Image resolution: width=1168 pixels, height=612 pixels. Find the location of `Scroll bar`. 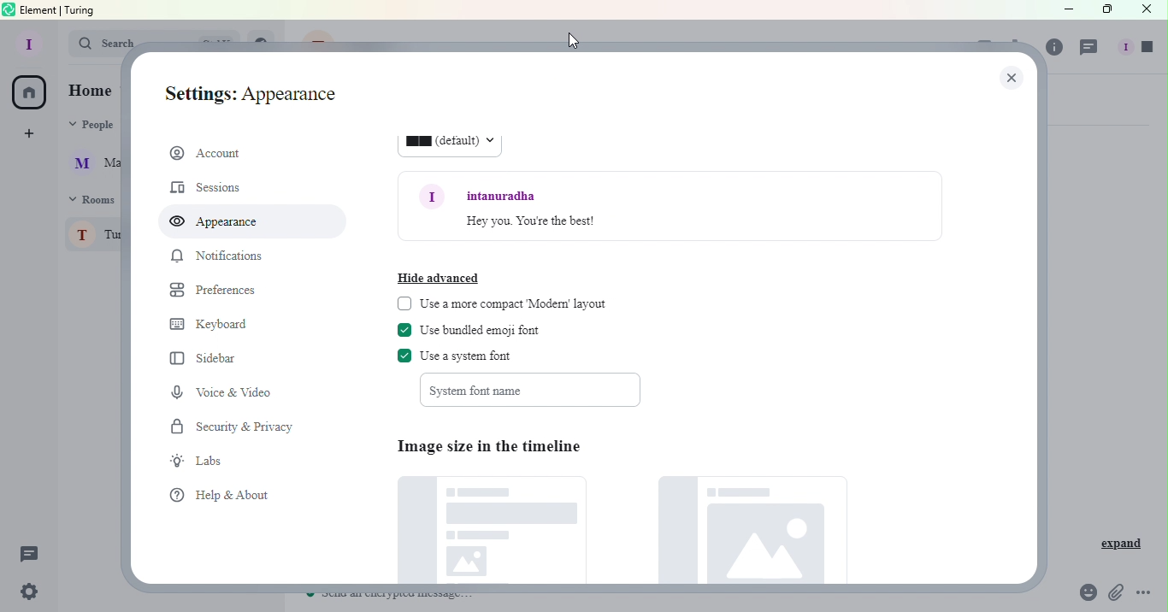

Scroll bar is located at coordinates (1034, 332).